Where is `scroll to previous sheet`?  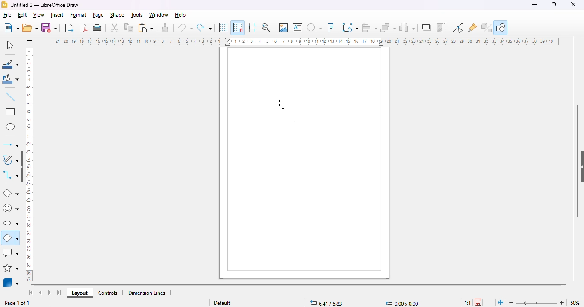 scroll to previous sheet is located at coordinates (41, 293).